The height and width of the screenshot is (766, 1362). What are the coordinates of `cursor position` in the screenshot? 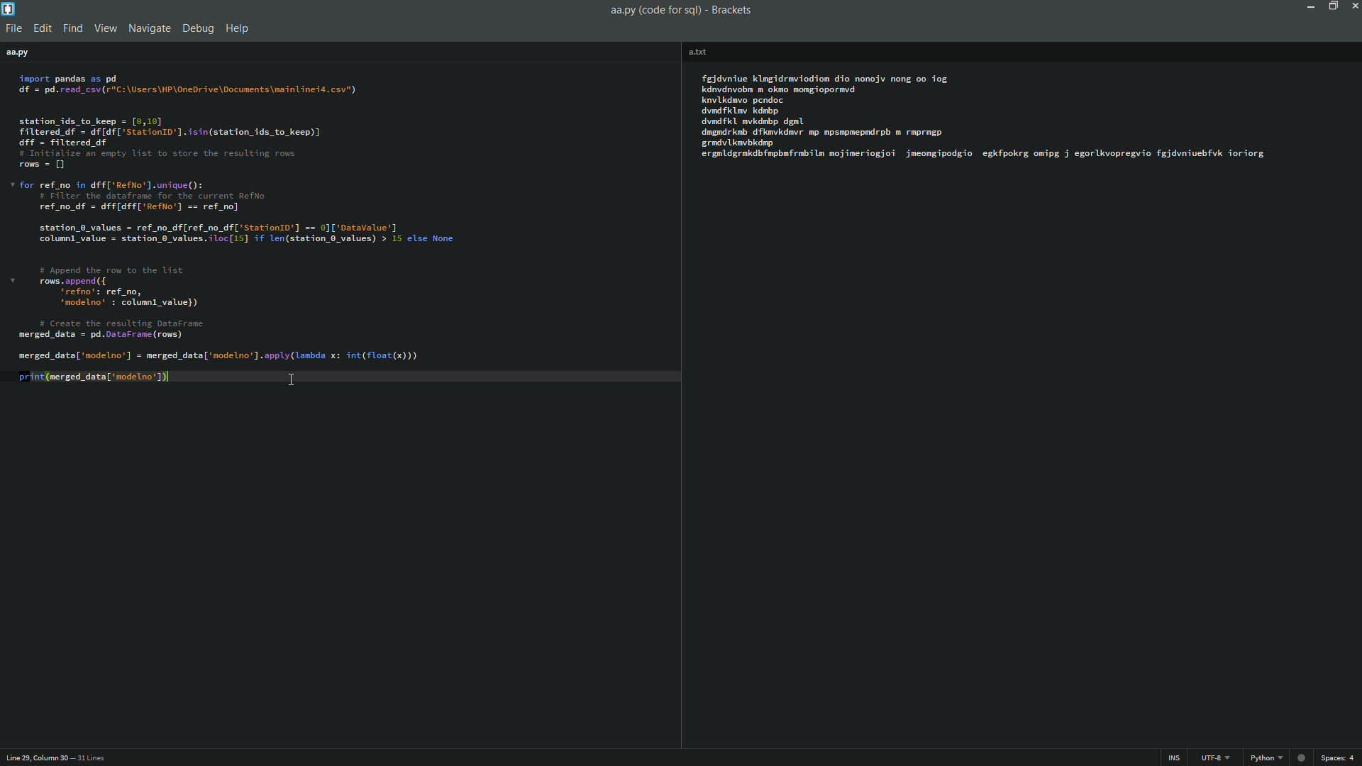 It's located at (59, 756).